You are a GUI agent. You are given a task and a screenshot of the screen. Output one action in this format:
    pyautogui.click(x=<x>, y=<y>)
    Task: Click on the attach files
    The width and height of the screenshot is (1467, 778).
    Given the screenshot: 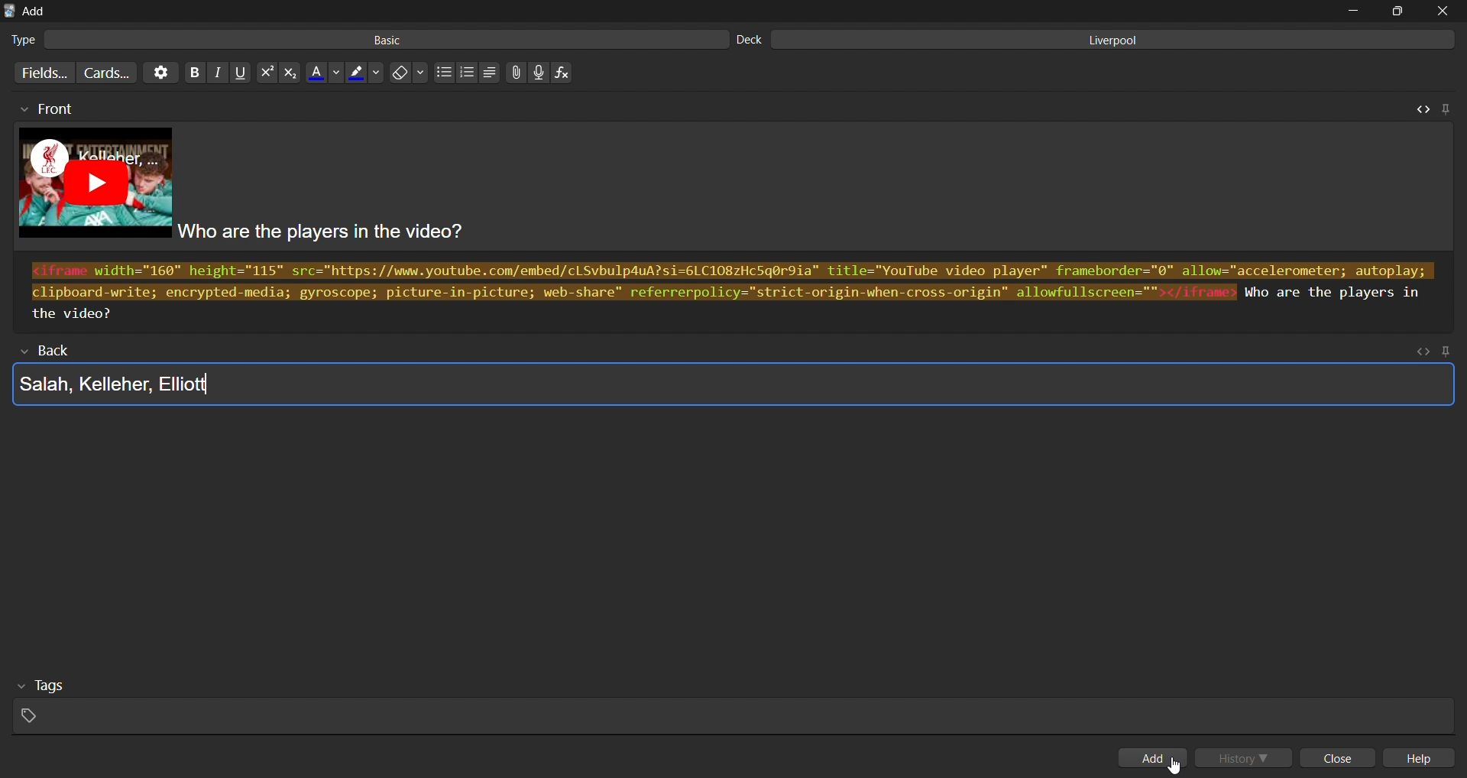 What is the action you would take?
    pyautogui.click(x=515, y=73)
    